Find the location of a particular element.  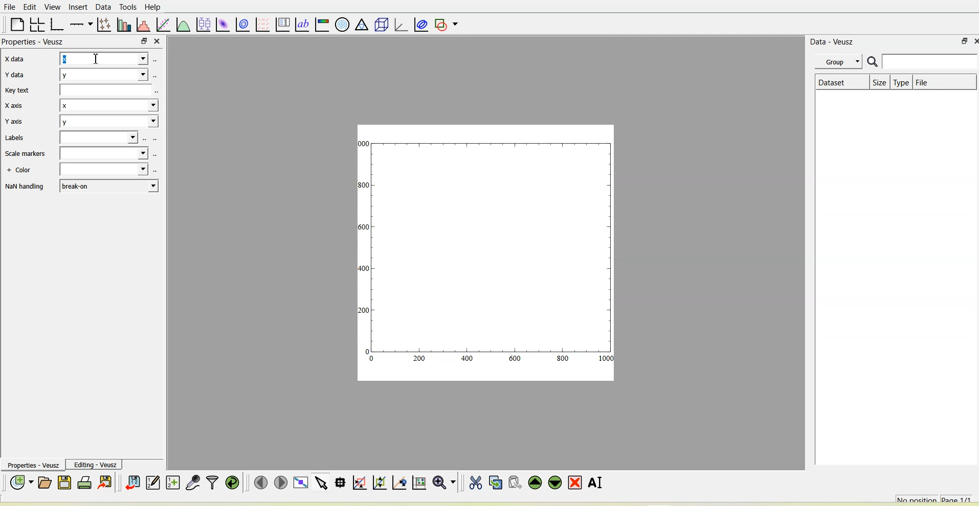

select using dataset browser is located at coordinates (155, 153).